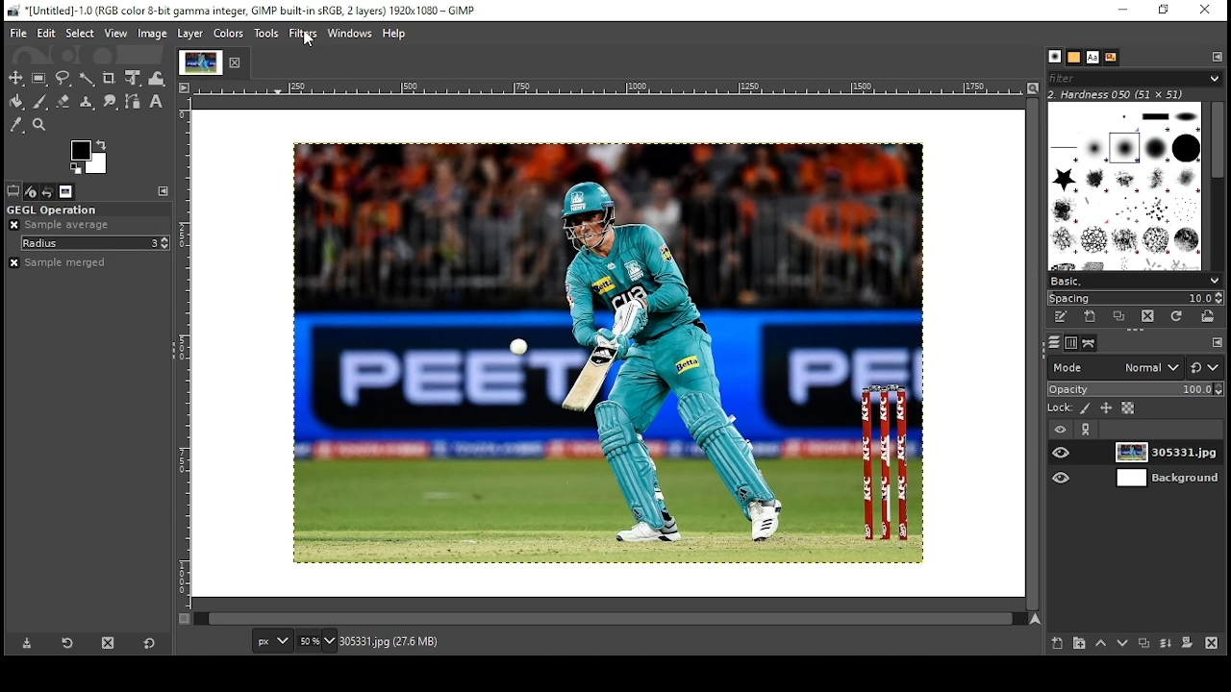 The image size is (1231, 692). Describe the element at coordinates (244, 11) in the screenshot. I see `icon and filename` at that location.